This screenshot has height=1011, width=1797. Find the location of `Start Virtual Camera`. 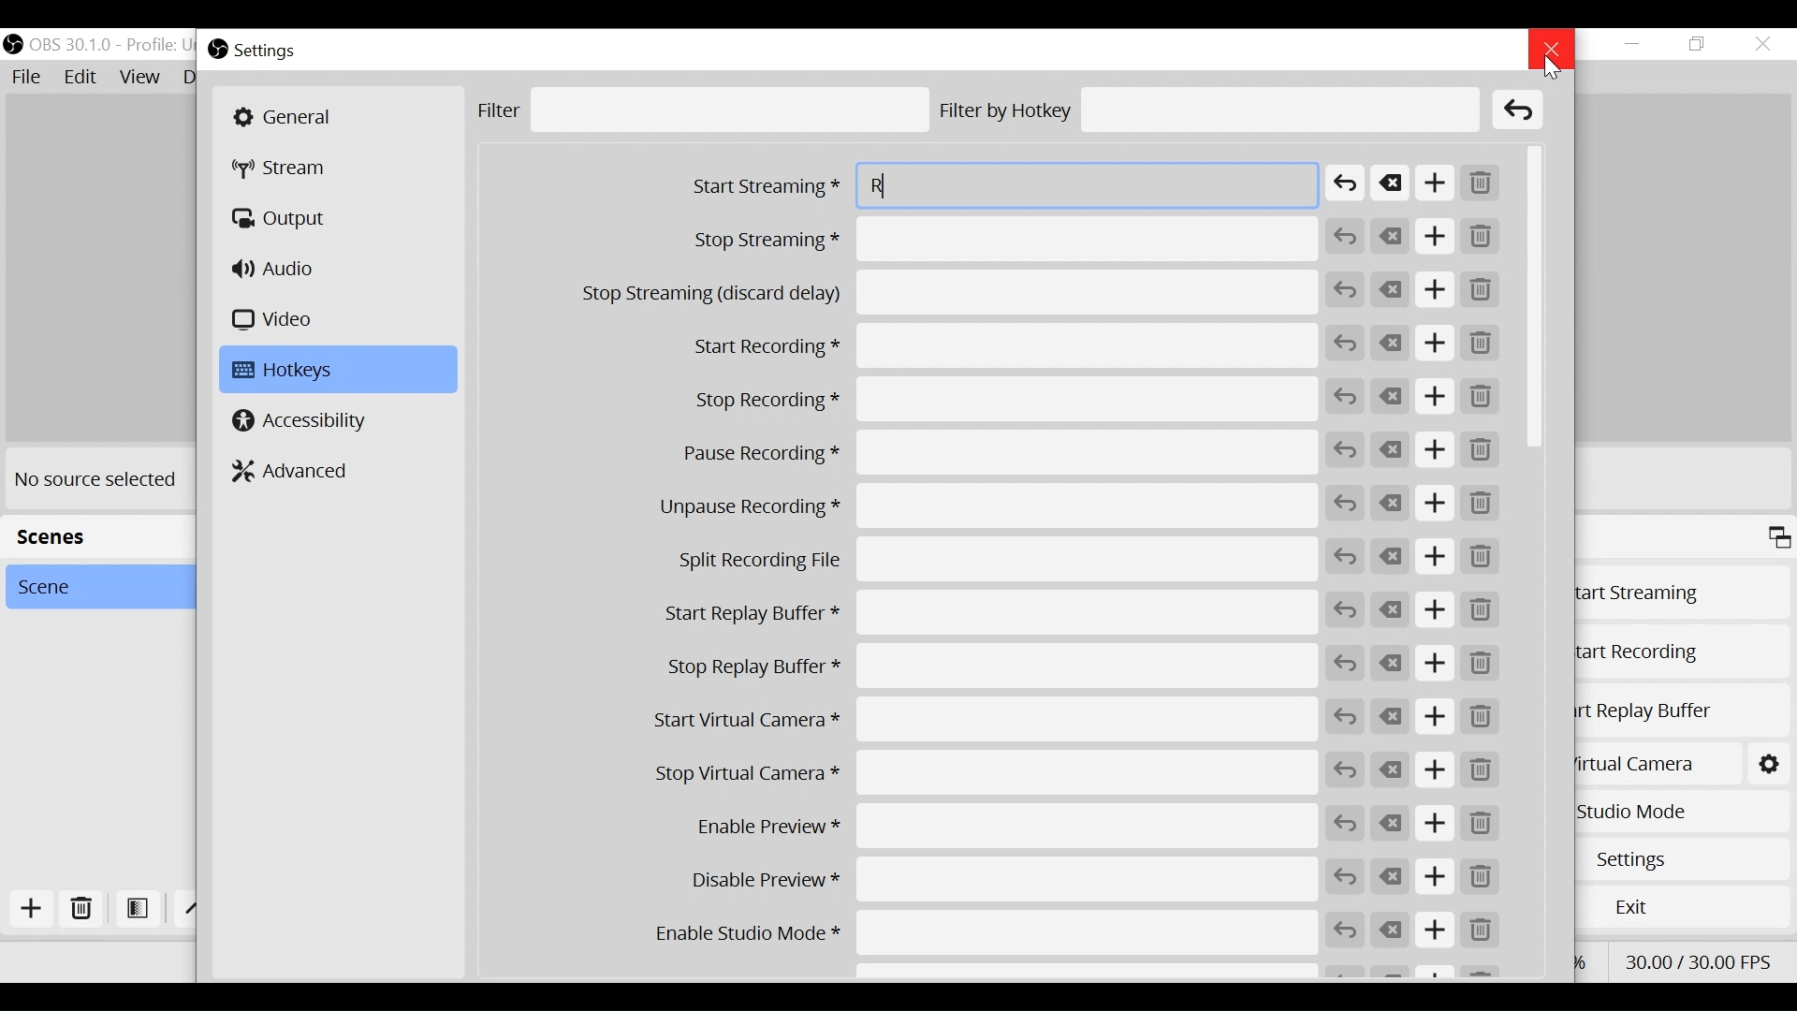

Start Virtual Camera is located at coordinates (986, 718).